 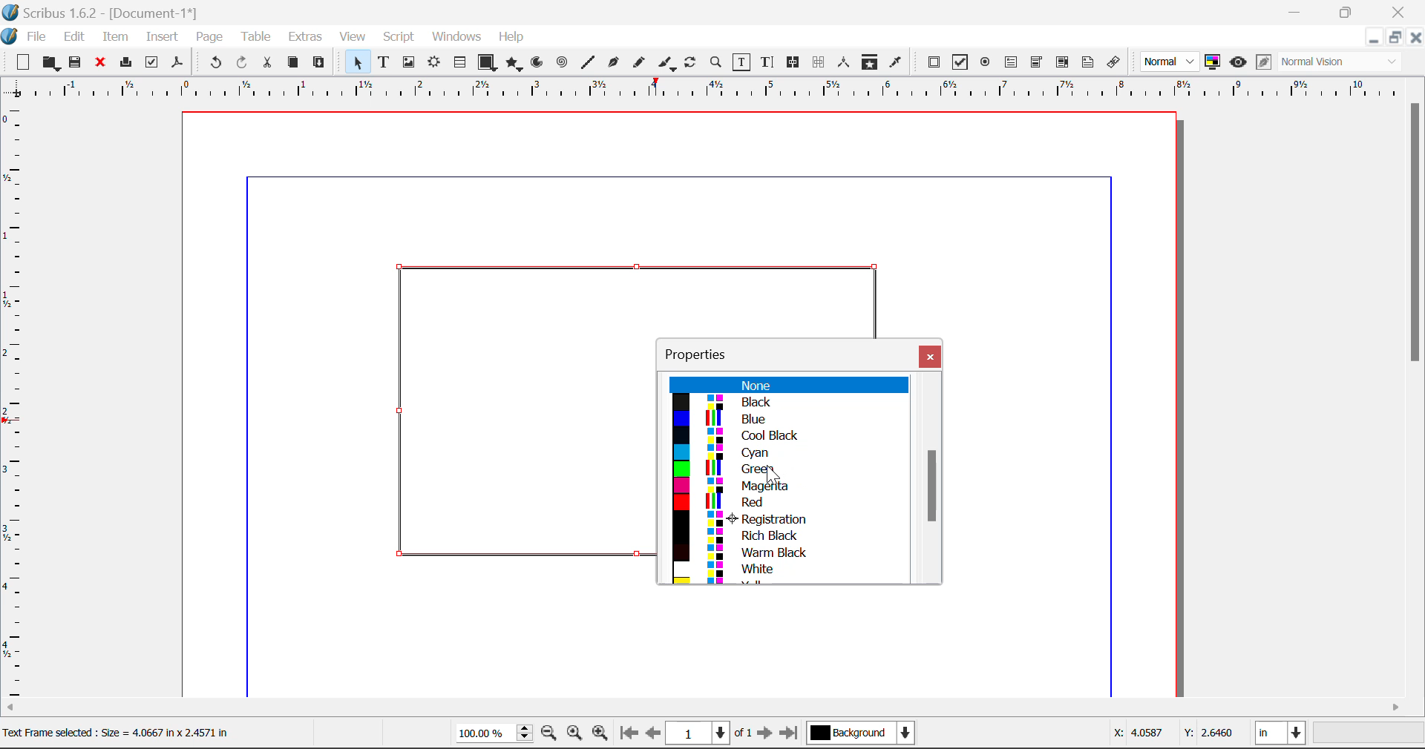 What do you see at coordinates (787, 420) in the screenshot?
I see `Blue` at bounding box center [787, 420].